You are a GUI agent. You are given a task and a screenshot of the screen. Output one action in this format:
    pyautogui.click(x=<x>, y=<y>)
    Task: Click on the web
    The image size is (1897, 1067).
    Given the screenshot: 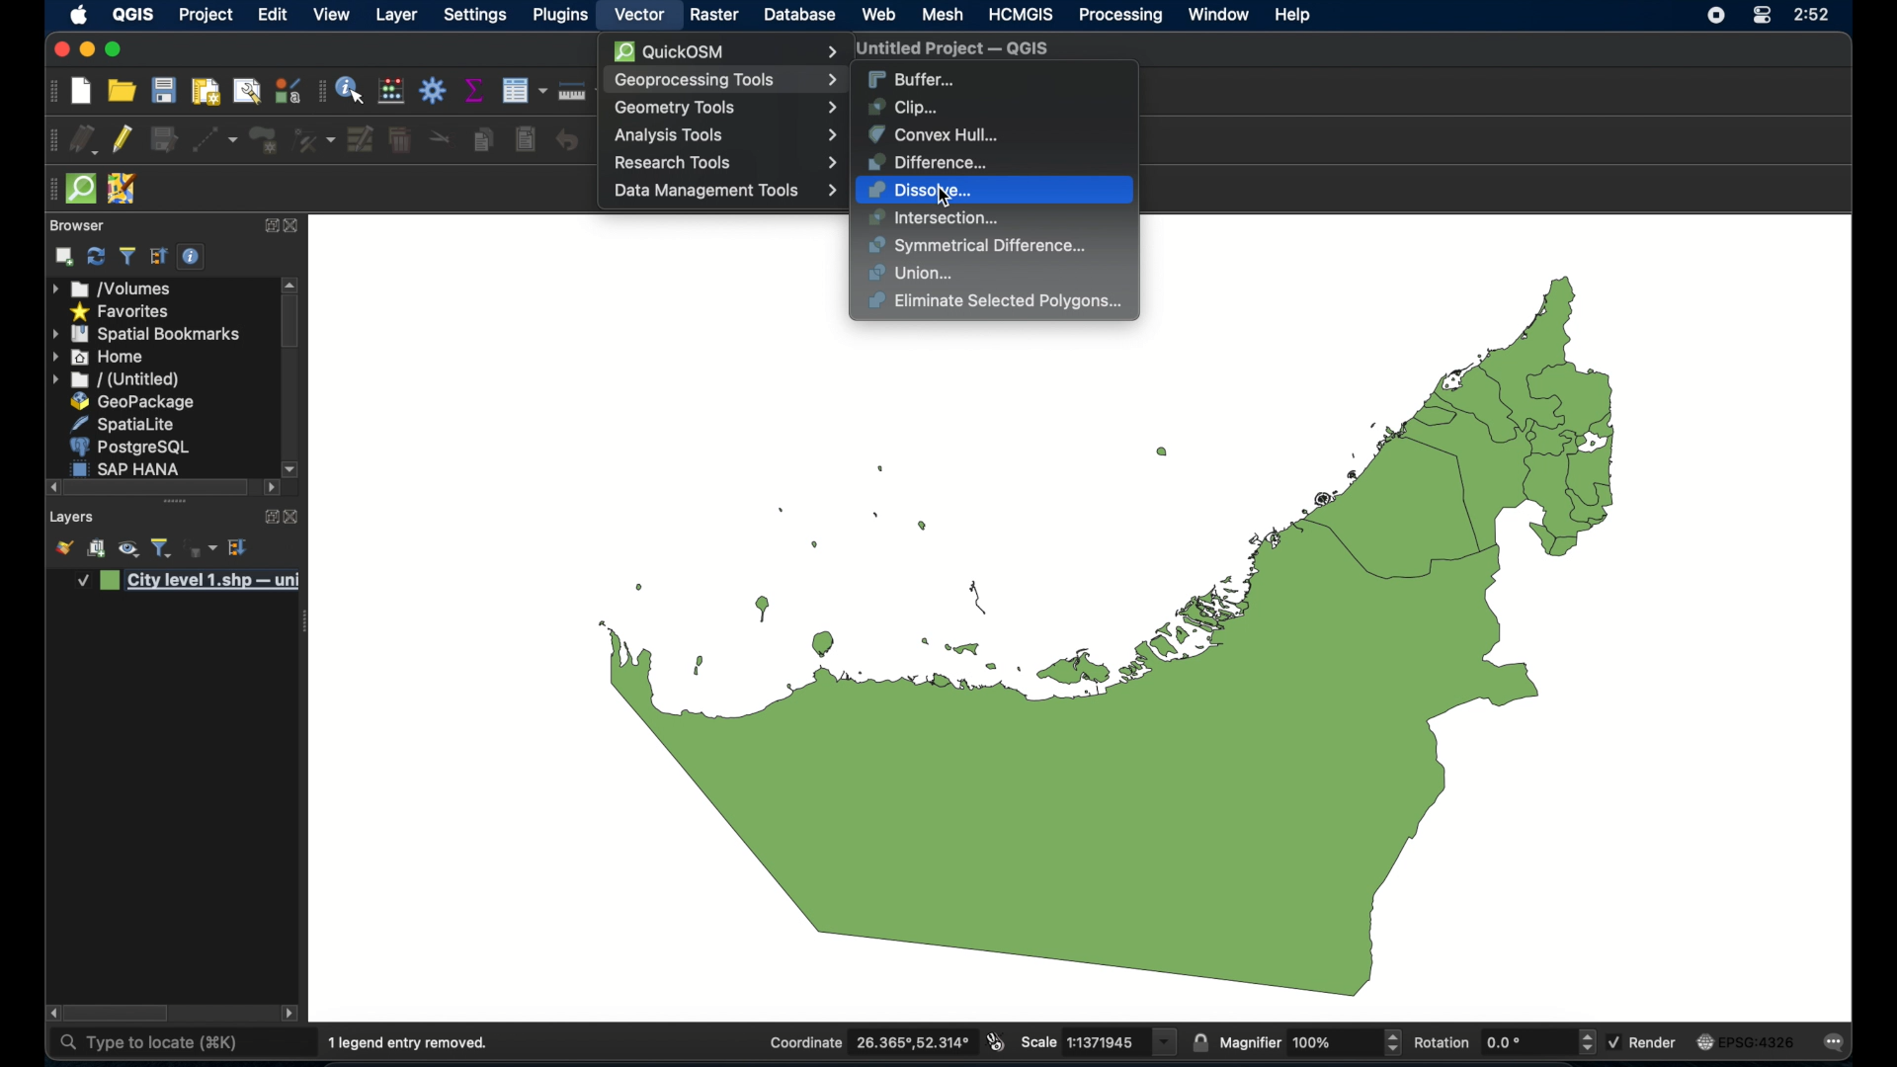 What is the action you would take?
    pyautogui.click(x=878, y=14)
    